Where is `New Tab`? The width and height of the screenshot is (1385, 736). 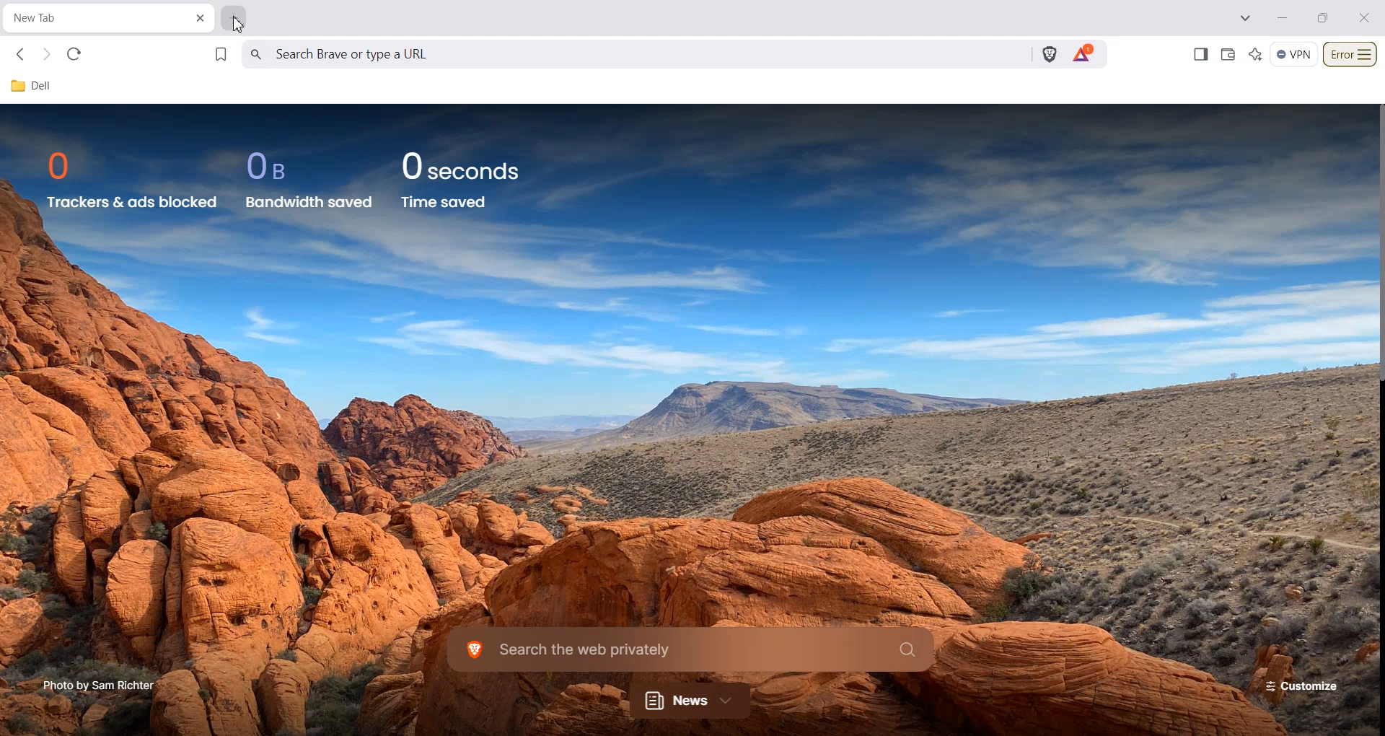 New Tab is located at coordinates (94, 18).